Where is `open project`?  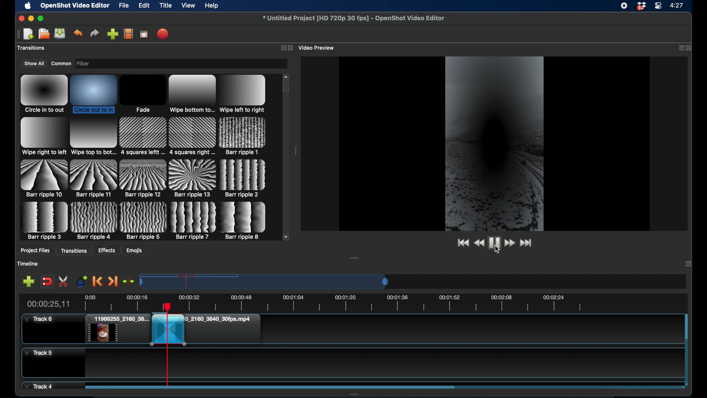
open project is located at coordinates (28, 34).